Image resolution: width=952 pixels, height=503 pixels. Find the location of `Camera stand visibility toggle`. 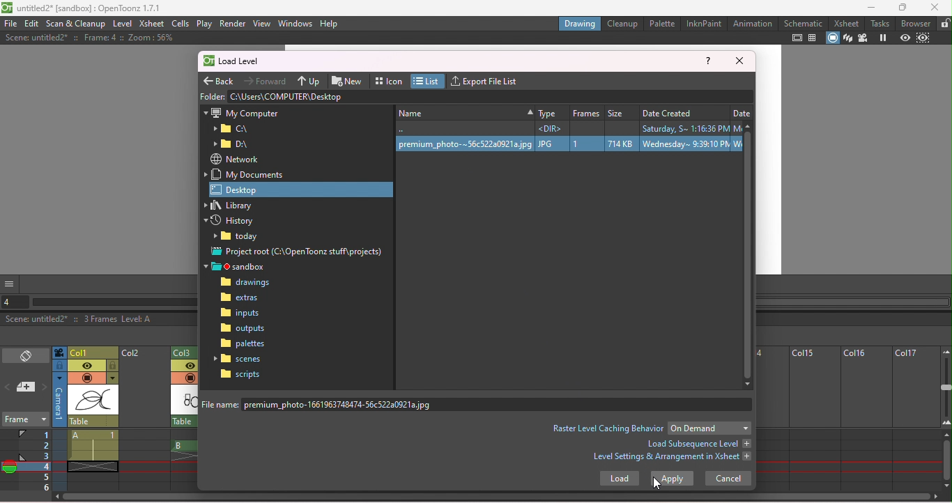

Camera stand visibility toggle is located at coordinates (86, 378).